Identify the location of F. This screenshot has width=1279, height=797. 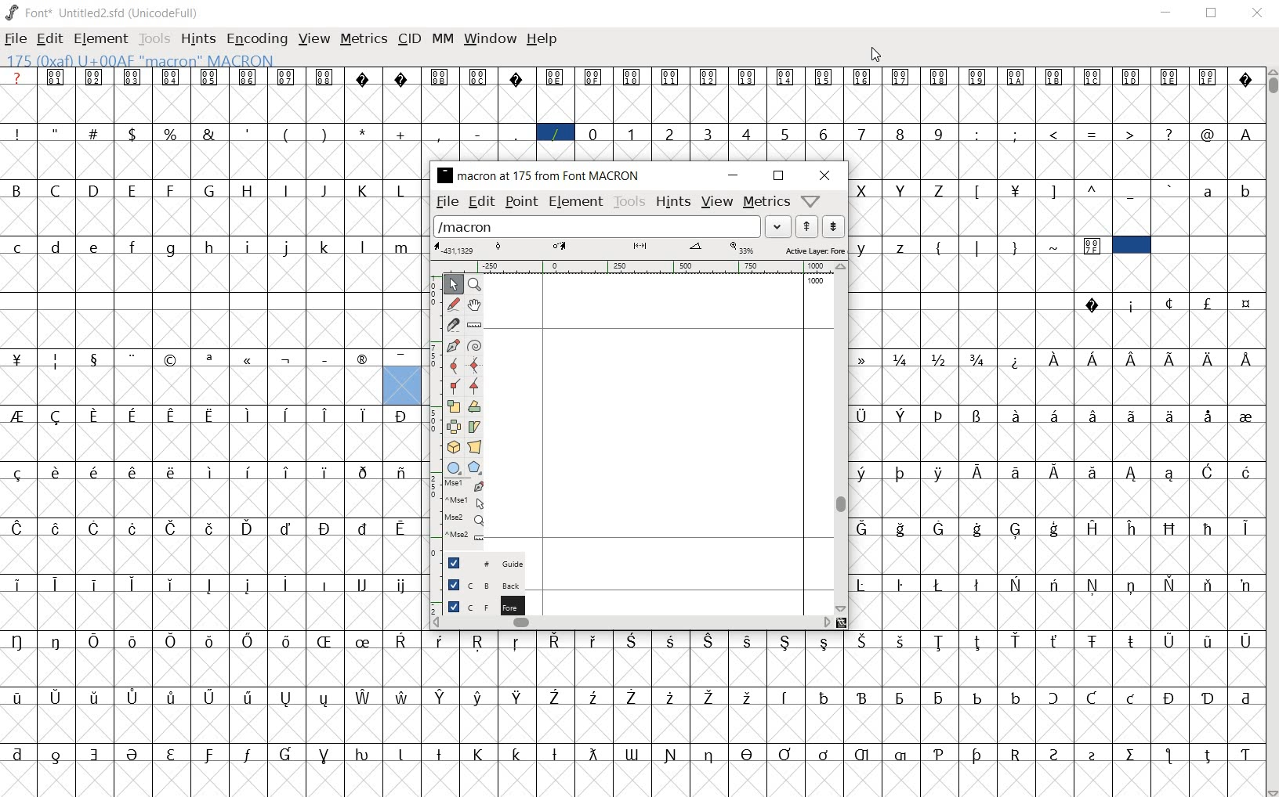
(172, 189).